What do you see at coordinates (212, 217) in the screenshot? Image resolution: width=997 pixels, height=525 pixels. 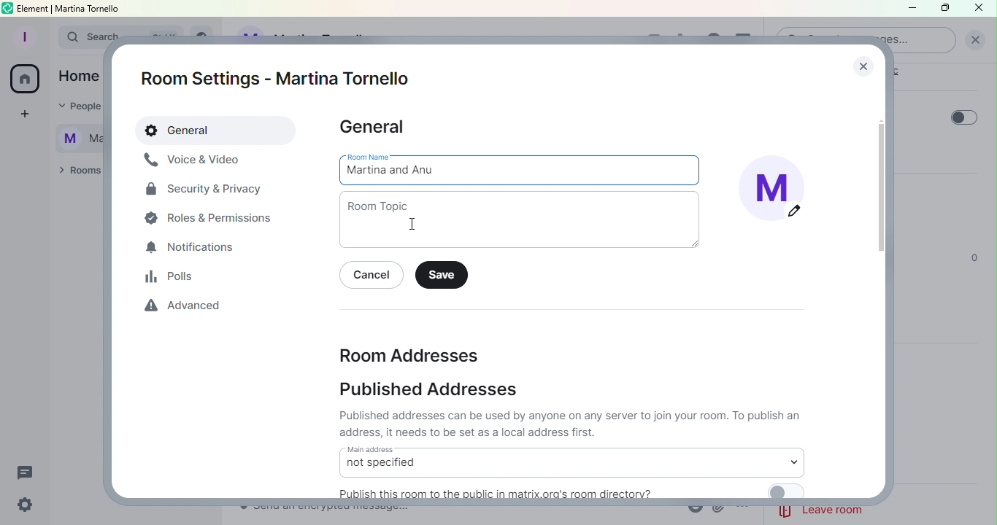 I see `Roles and permissions` at bounding box center [212, 217].